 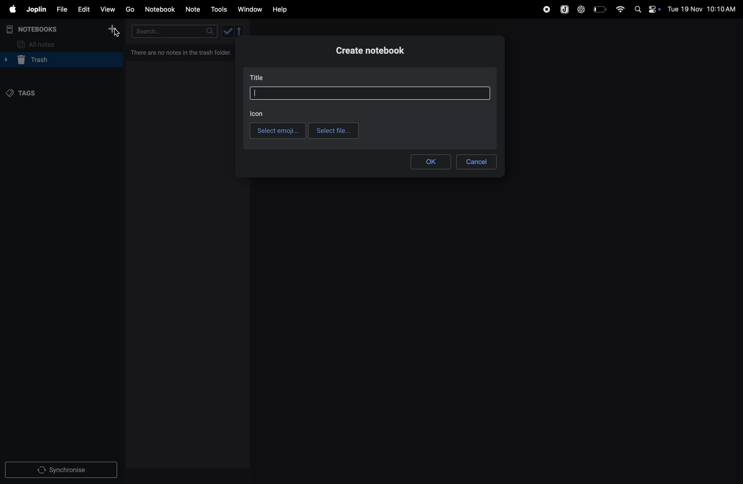 I want to click on joplin, so click(x=563, y=8).